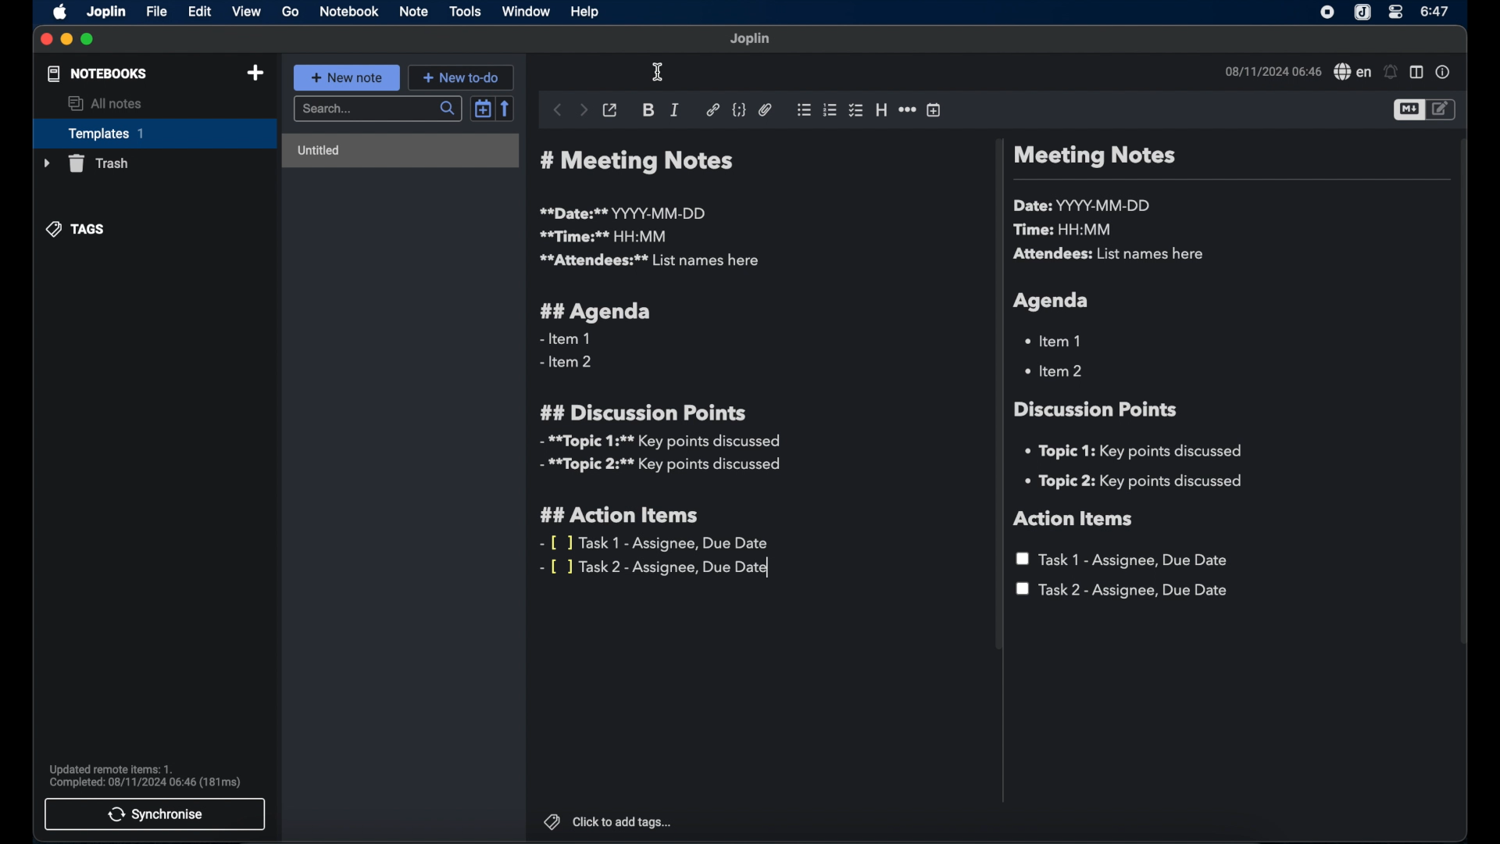  I want to click on ## agenda, so click(596, 312).